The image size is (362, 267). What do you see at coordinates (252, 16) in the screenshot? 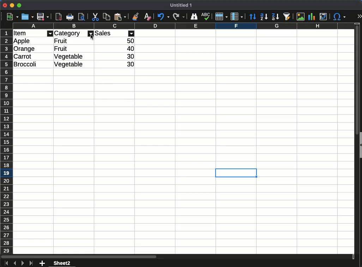
I see `sort` at bounding box center [252, 16].